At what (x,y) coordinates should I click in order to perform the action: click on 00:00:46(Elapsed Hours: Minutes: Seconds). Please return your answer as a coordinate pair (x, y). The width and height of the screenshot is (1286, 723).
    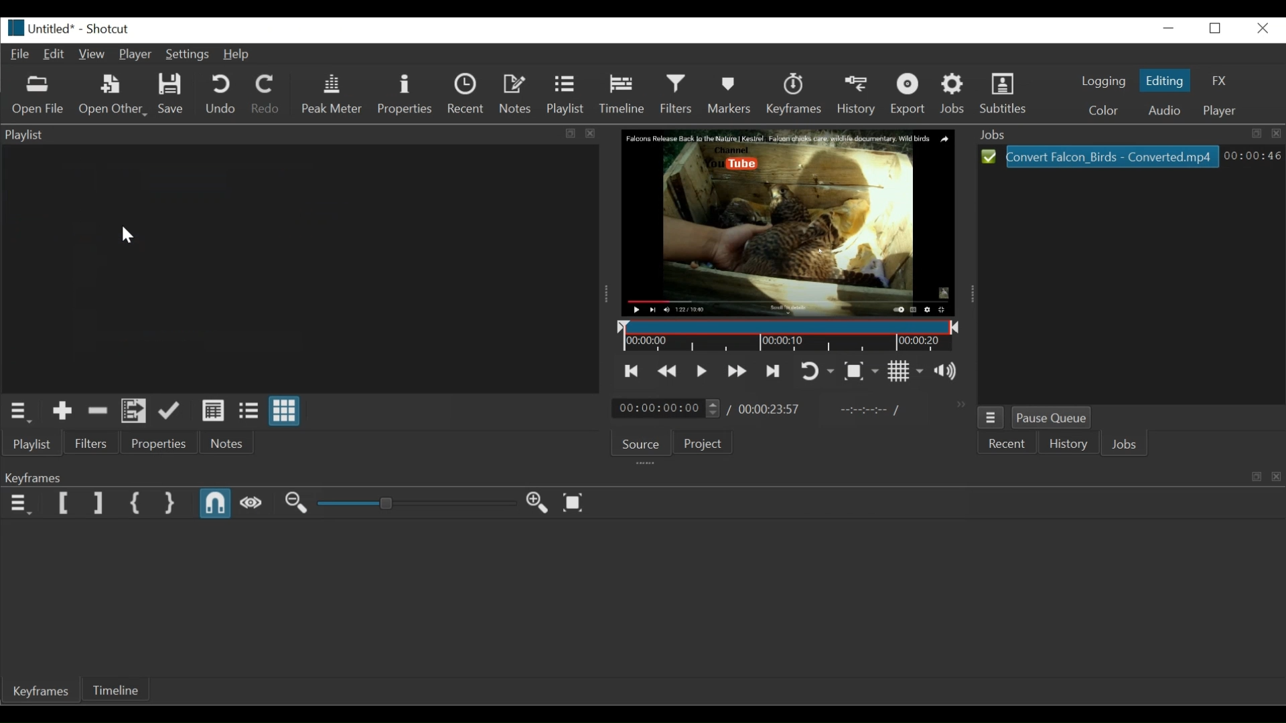
    Looking at the image, I should click on (1253, 155).